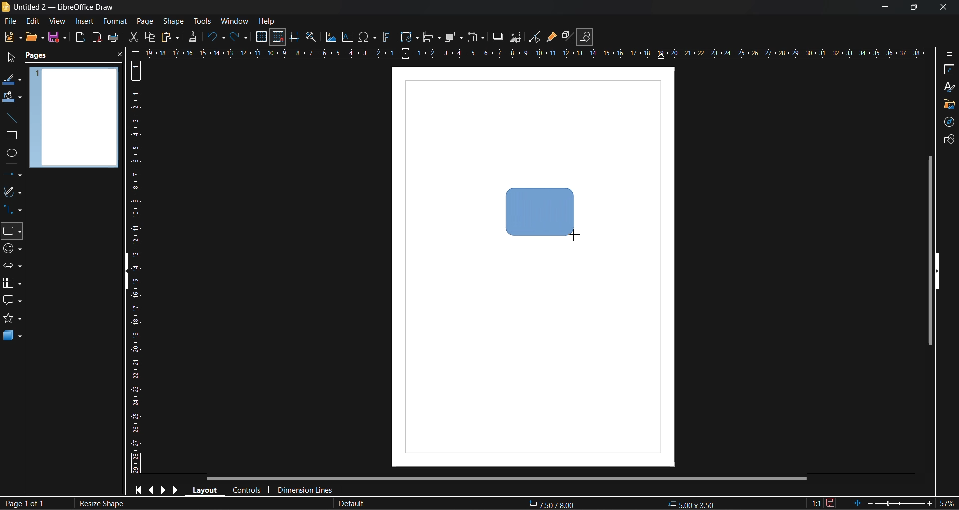 This screenshot has height=510, width=959. What do you see at coordinates (15, 176) in the screenshot?
I see `lines and arrows` at bounding box center [15, 176].